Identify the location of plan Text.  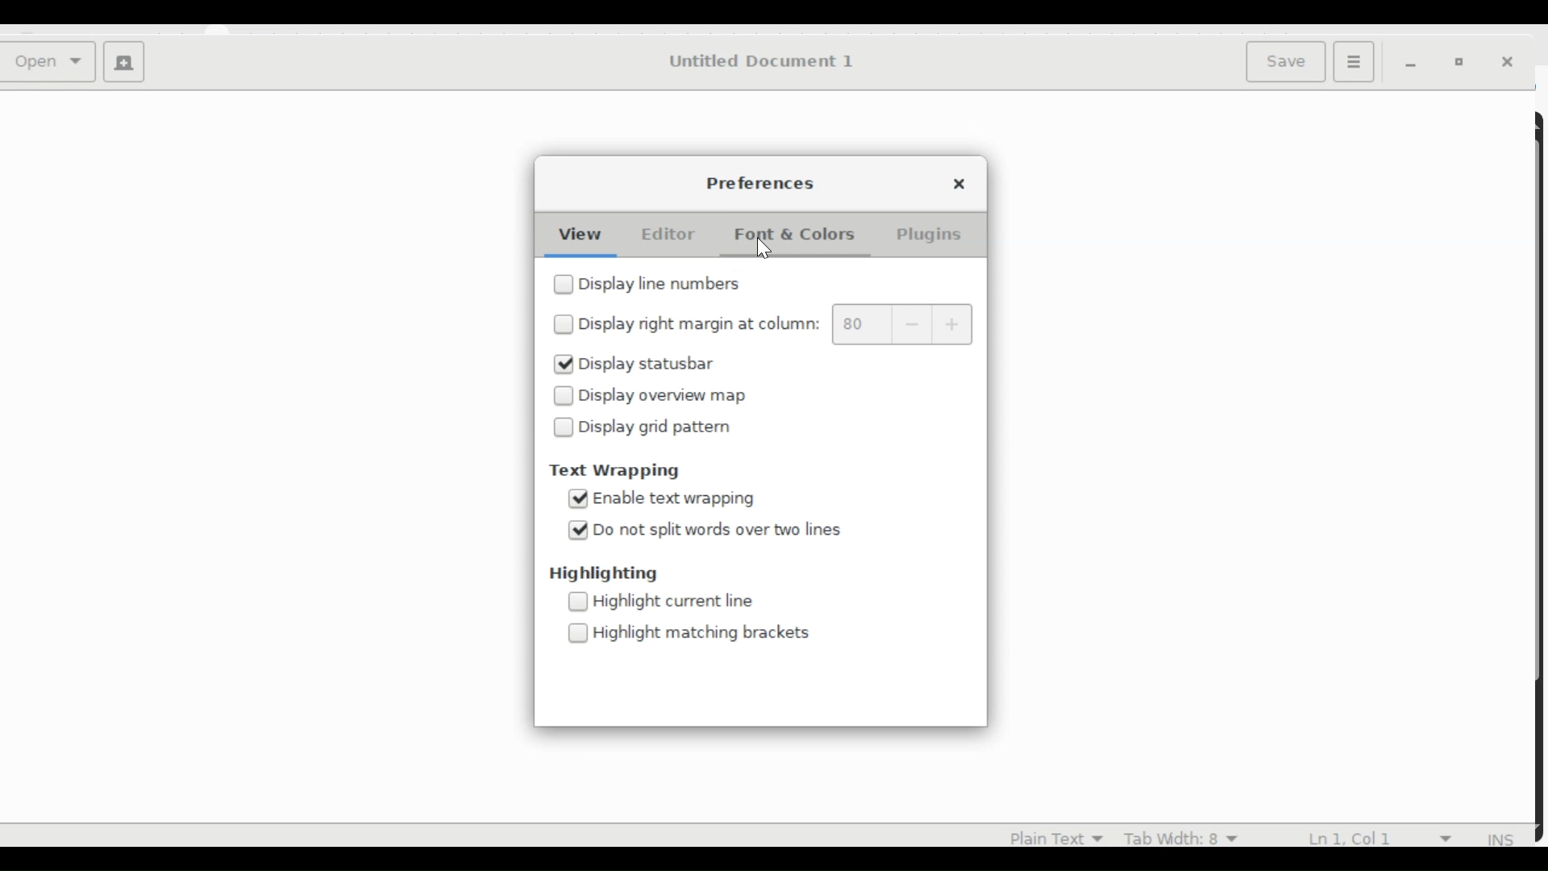
(1047, 836).